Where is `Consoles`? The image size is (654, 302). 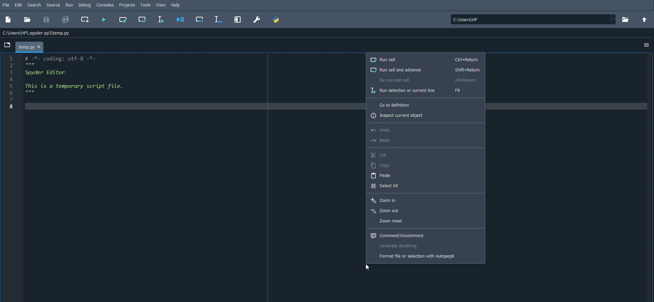
Consoles is located at coordinates (106, 4).